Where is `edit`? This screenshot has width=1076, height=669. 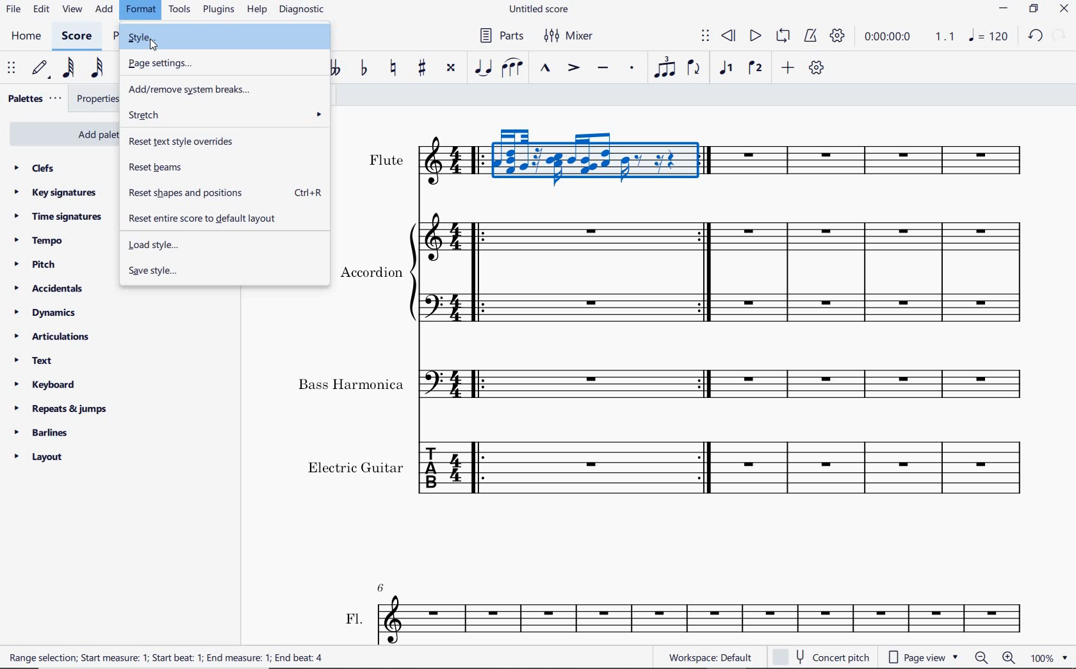
edit is located at coordinates (40, 9).